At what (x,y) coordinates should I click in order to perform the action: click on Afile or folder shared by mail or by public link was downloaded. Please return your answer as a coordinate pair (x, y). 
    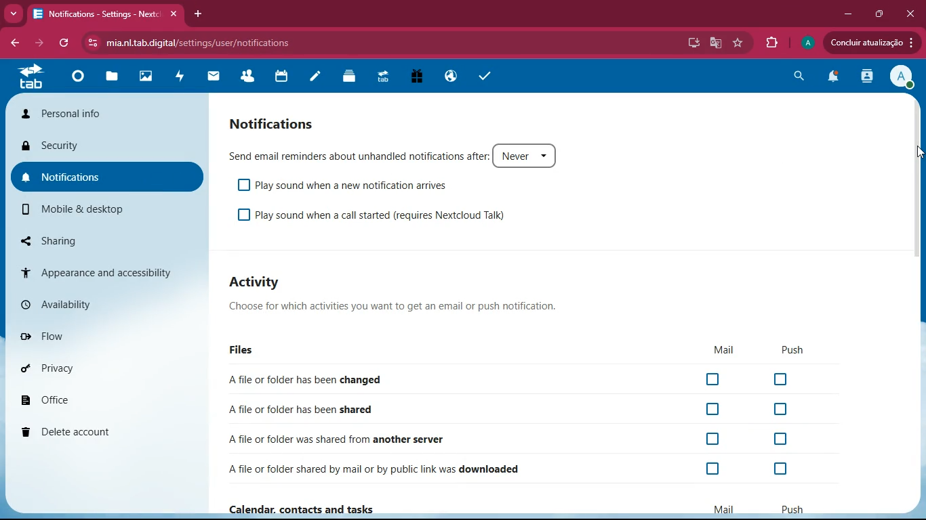
    Looking at the image, I should click on (376, 470).